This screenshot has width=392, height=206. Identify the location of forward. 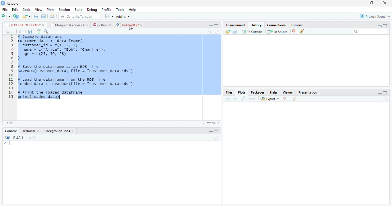
(234, 99).